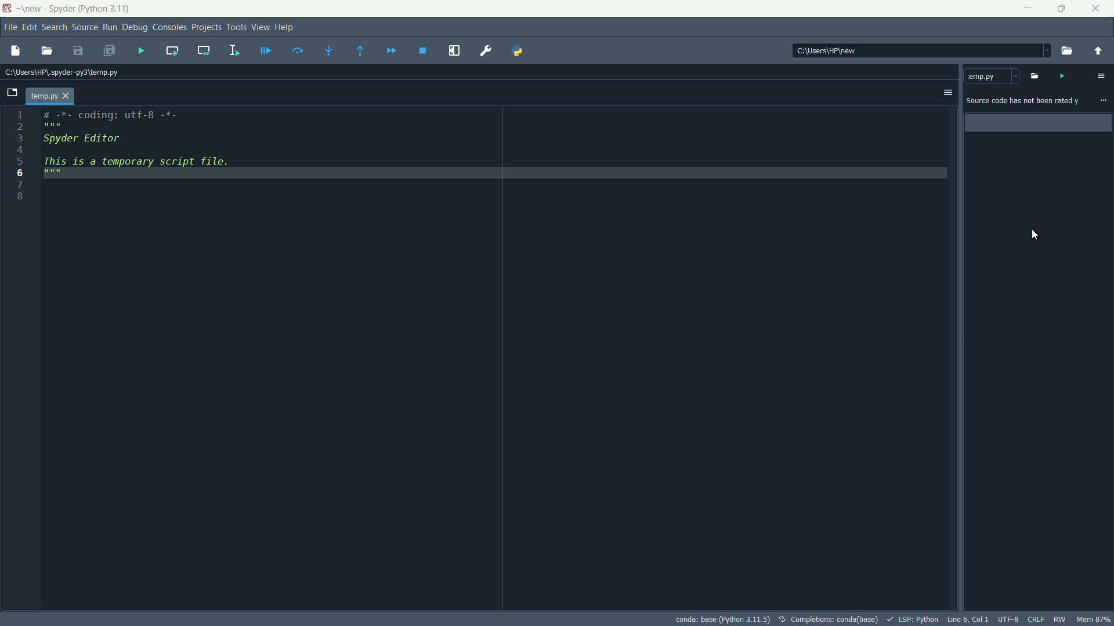  I want to click on run current cell and go to the next one, so click(204, 50).